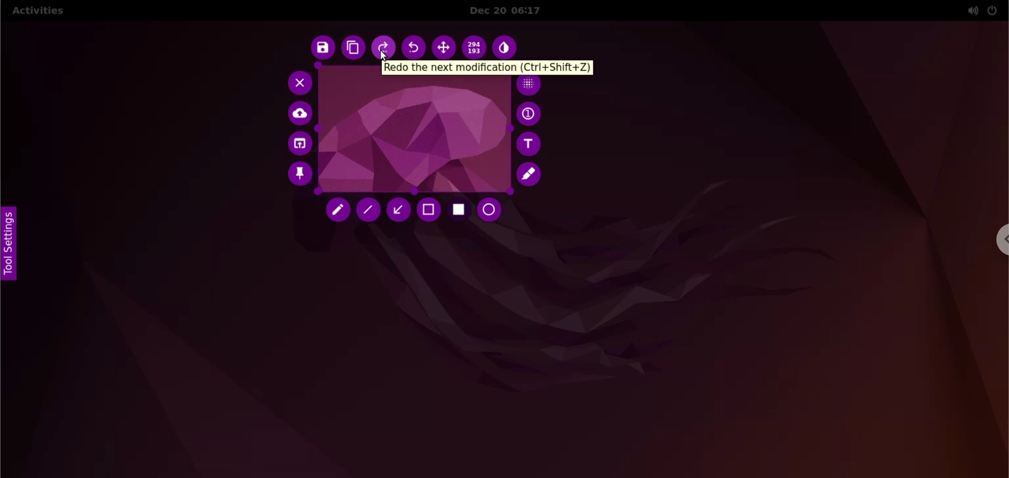  I want to click on copy to clipboard, so click(353, 48).